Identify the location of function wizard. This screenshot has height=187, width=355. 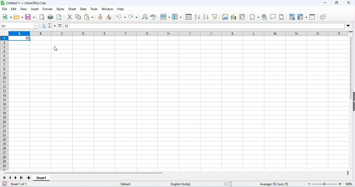
(44, 26).